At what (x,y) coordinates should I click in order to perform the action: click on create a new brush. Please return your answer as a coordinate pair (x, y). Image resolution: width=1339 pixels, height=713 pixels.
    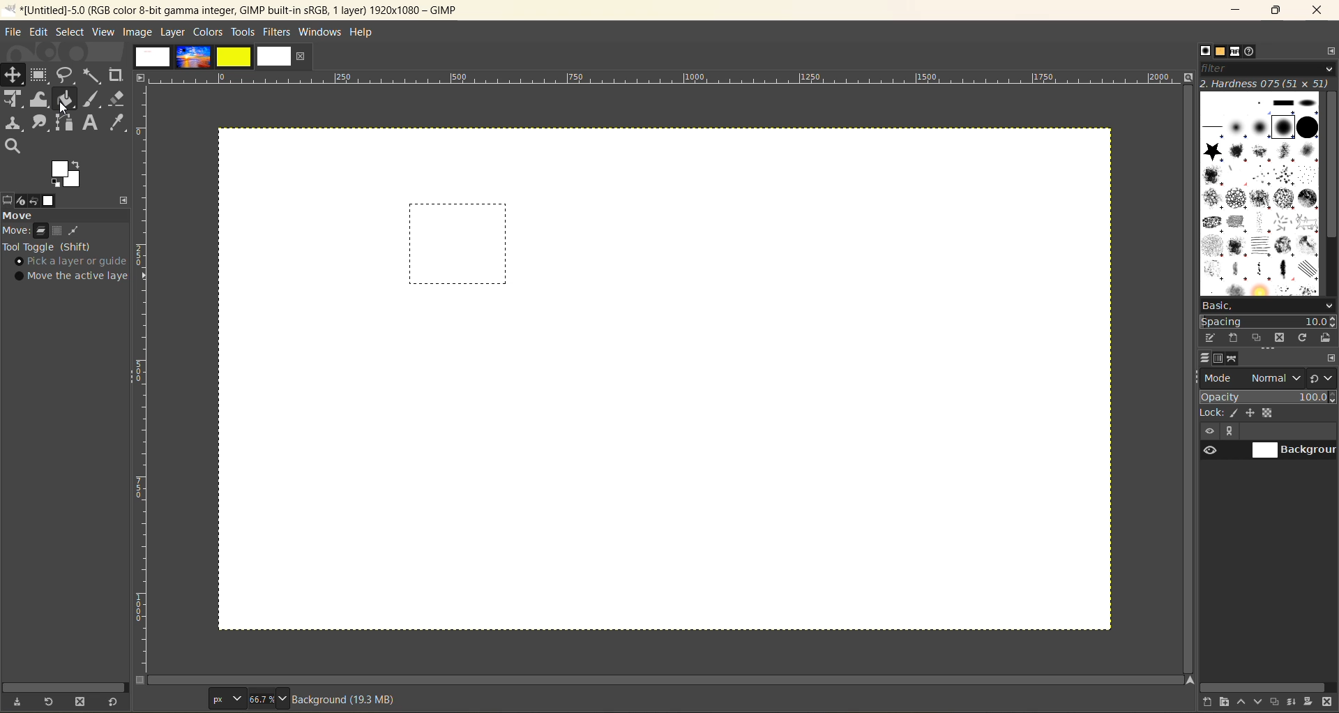
    Looking at the image, I should click on (1235, 337).